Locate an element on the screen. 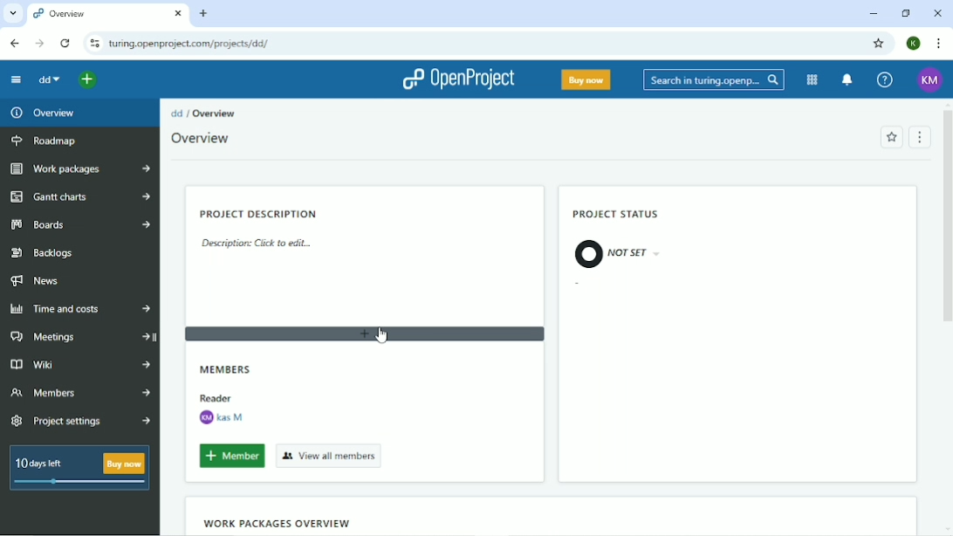 The image size is (953, 536). Site is located at coordinates (191, 44).